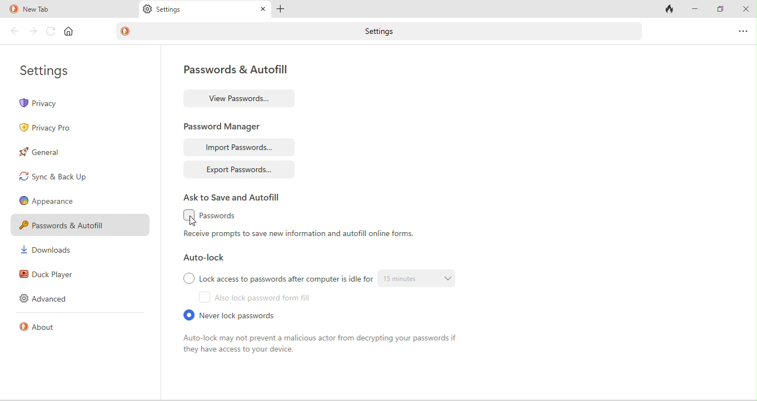 The height and width of the screenshot is (401, 757). What do you see at coordinates (423, 279) in the screenshot?
I see `15 minutes` at bounding box center [423, 279].